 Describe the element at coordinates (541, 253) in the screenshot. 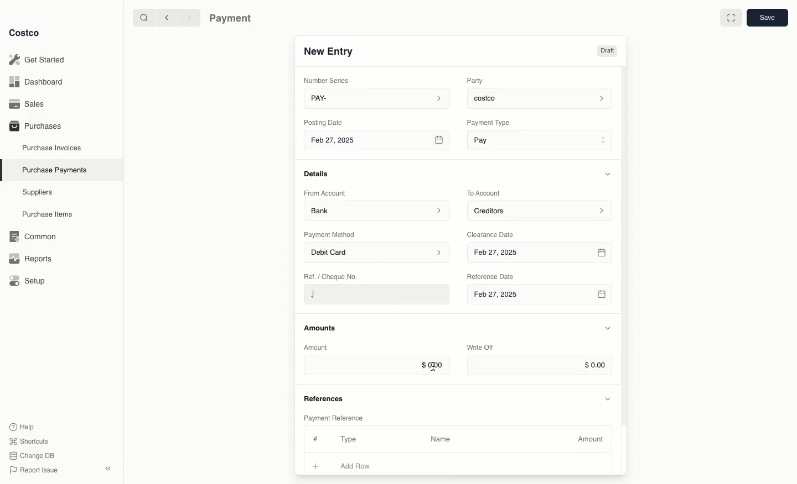

I see `Feb 27, 2025` at that location.